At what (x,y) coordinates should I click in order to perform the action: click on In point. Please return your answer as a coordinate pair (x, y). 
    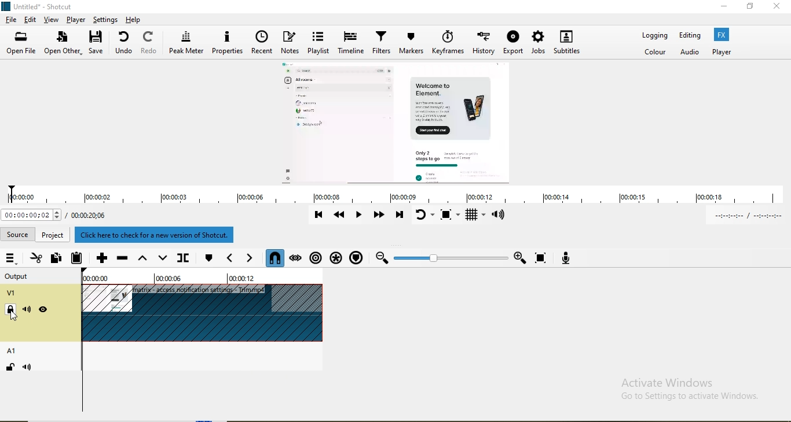
    Looking at the image, I should click on (750, 217).